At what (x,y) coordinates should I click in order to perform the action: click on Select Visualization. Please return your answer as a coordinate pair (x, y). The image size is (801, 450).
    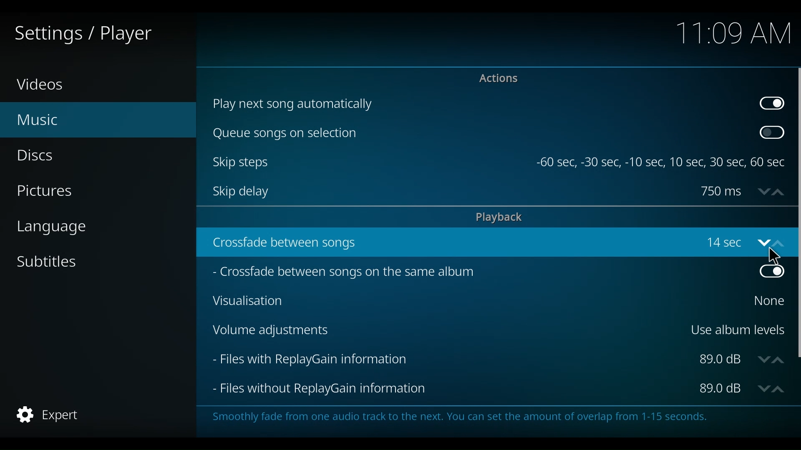
    Looking at the image, I should click on (766, 300).